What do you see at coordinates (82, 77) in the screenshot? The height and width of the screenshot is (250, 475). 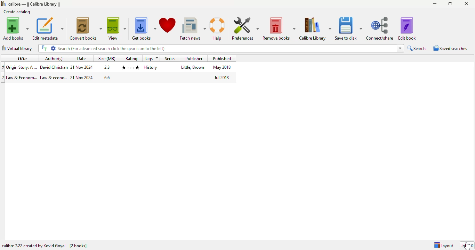 I see `date` at bounding box center [82, 77].